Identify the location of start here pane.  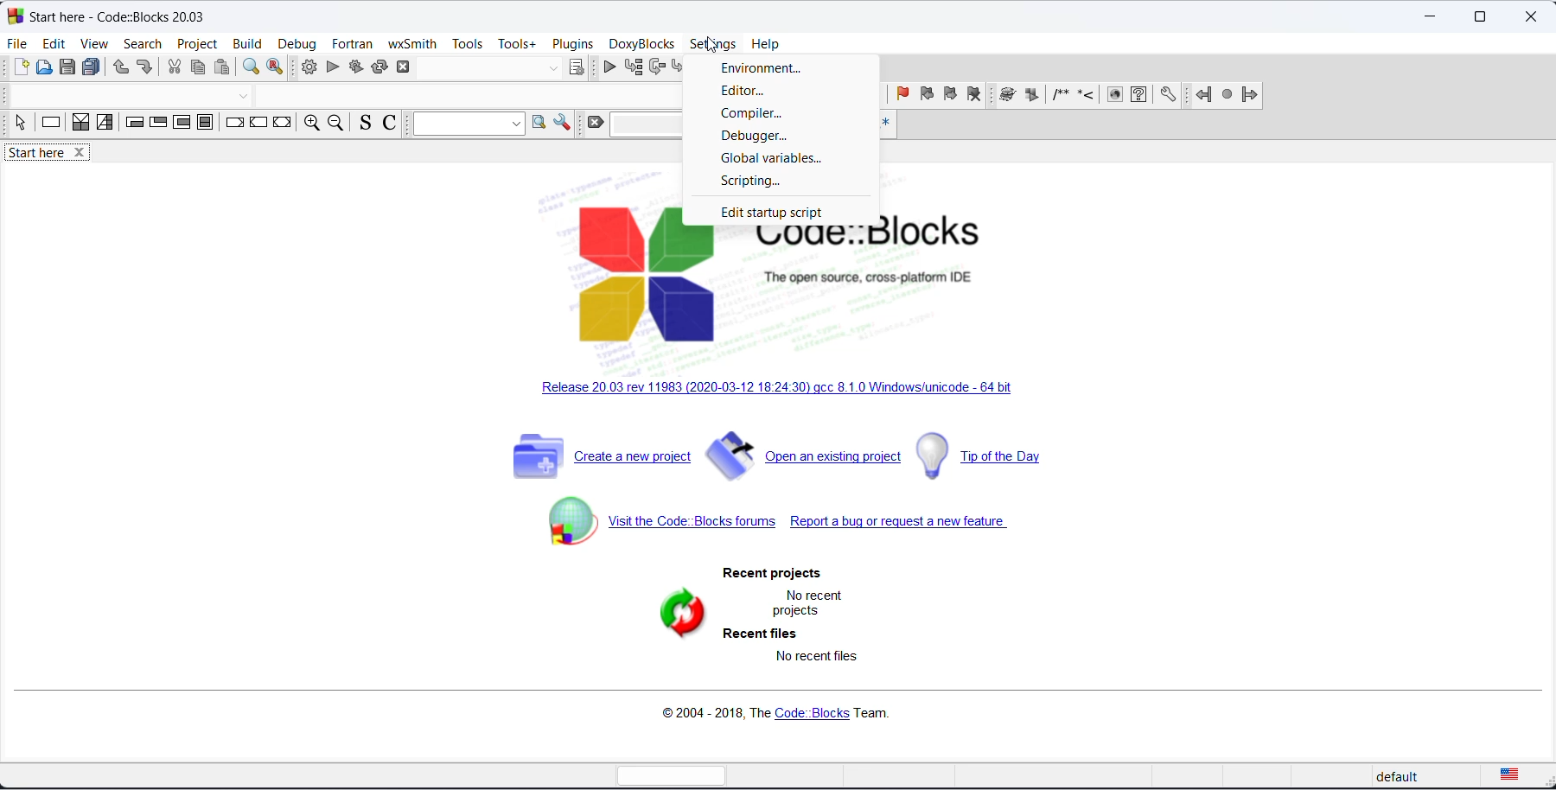
(35, 153).